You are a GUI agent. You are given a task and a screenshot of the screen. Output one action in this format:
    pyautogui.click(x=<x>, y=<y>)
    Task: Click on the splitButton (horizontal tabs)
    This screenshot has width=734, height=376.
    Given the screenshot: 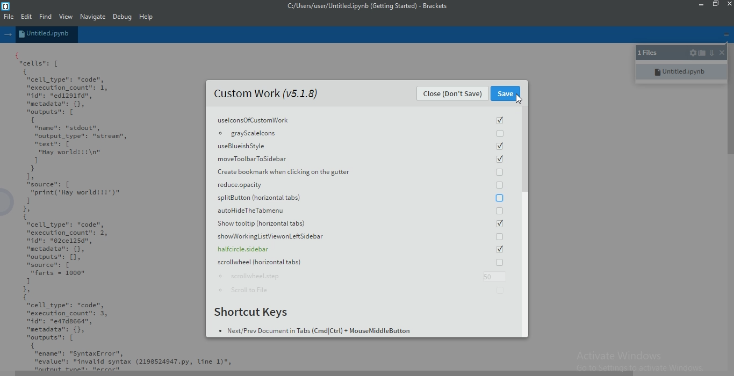 What is the action you would take?
    pyautogui.click(x=364, y=199)
    